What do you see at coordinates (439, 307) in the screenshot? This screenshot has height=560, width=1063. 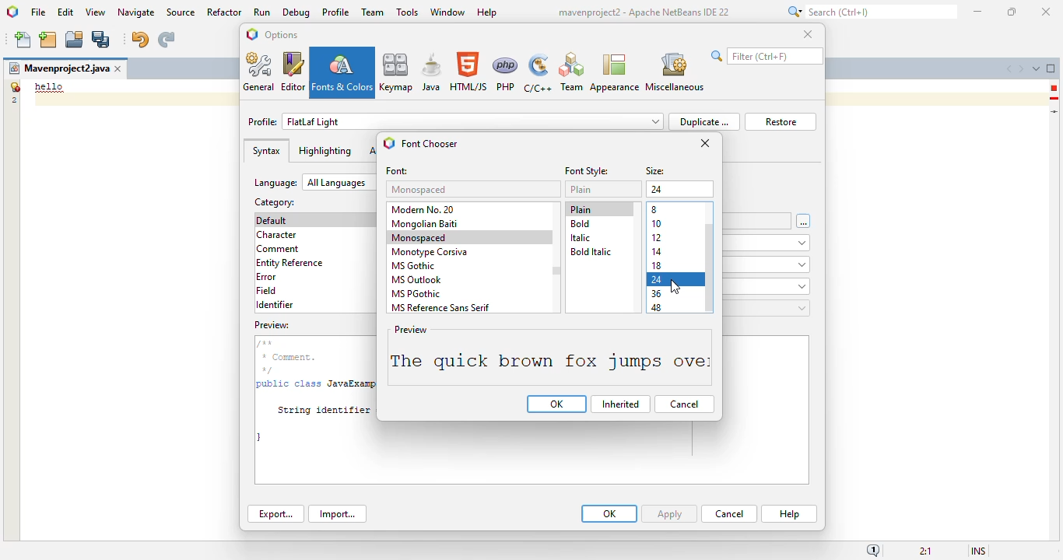 I see `MS reference sans serif` at bounding box center [439, 307].